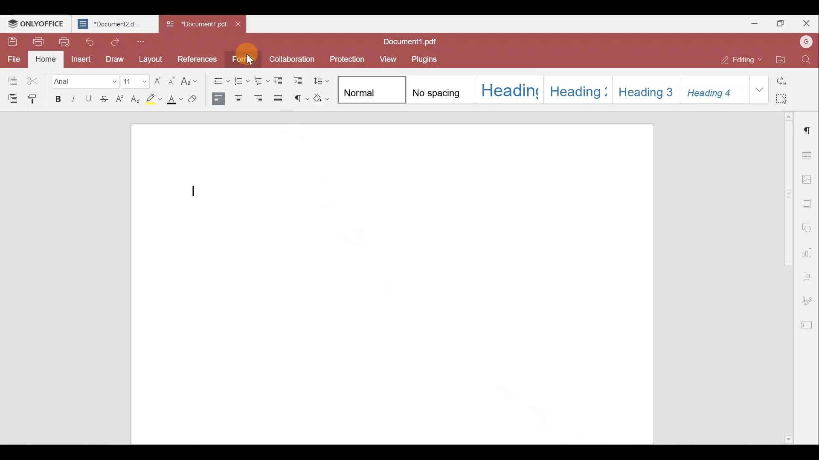 This screenshot has width=819, height=460. What do you see at coordinates (788, 283) in the screenshot?
I see `Scroll bar` at bounding box center [788, 283].